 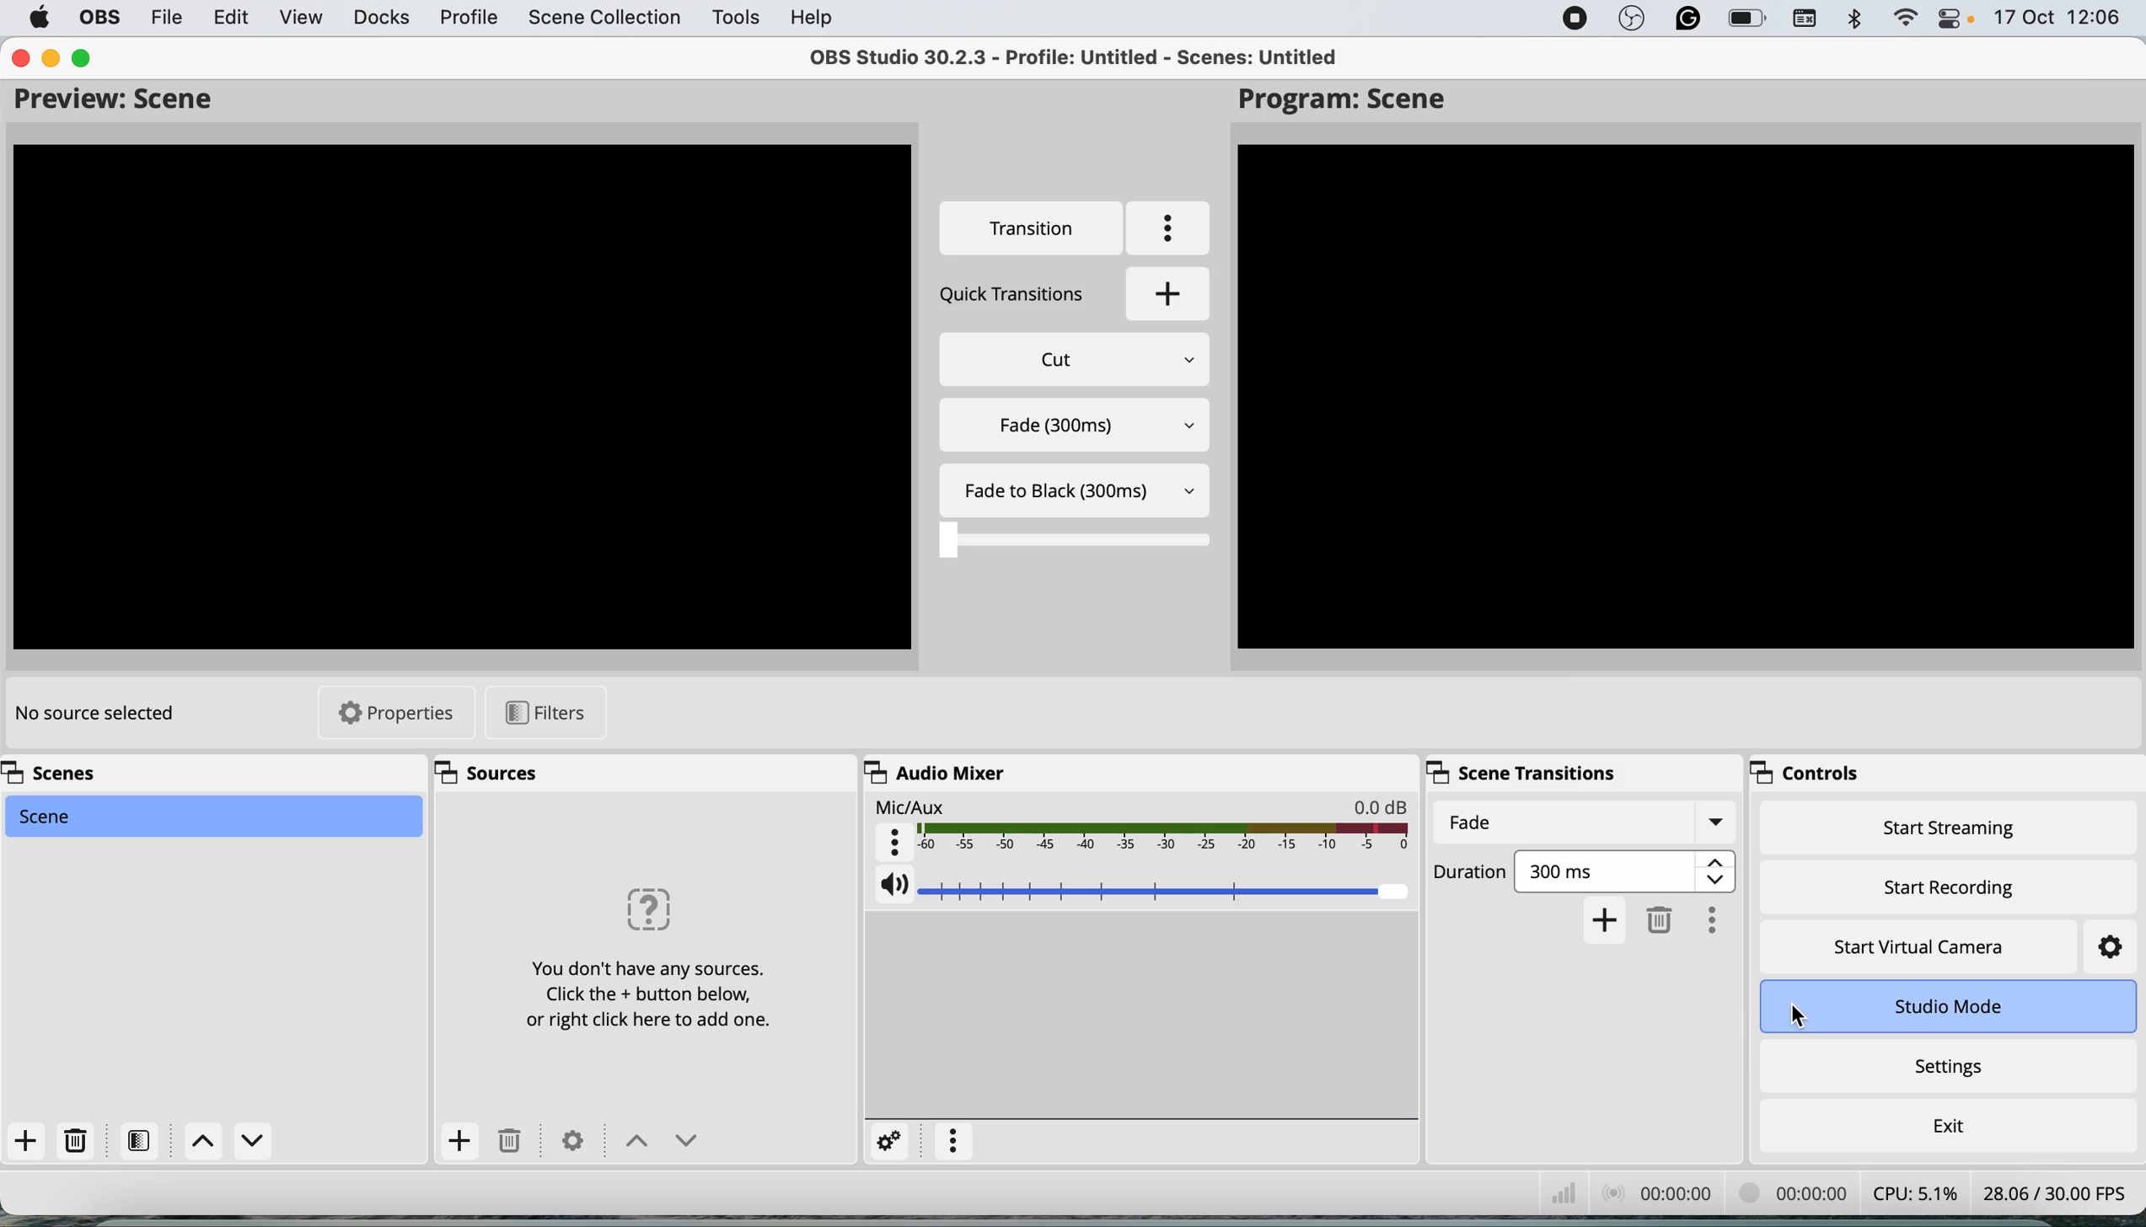 I want to click on delete scene, so click(x=76, y=1139).